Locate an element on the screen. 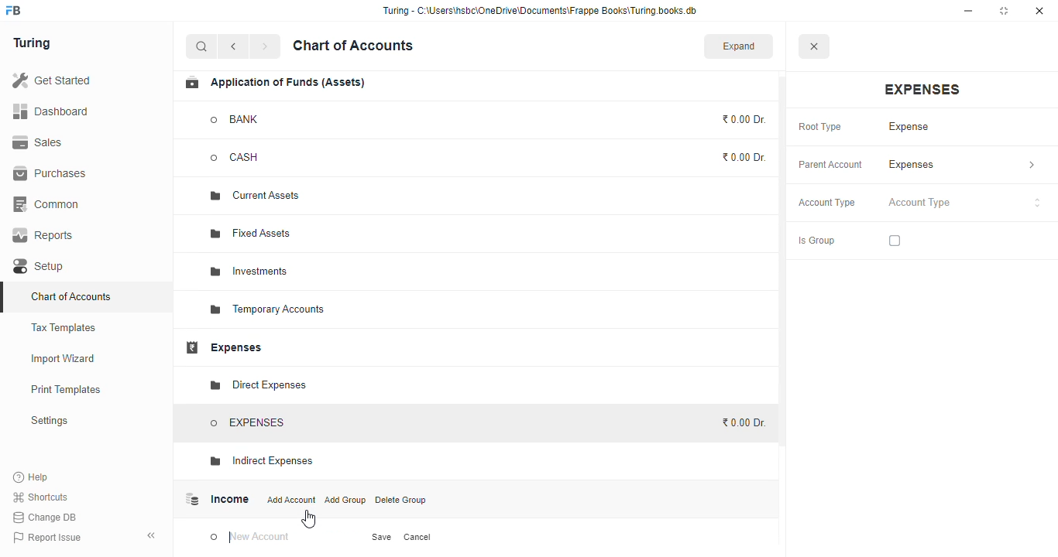 The image size is (1058, 557). get started is located at coordinates (51, 80).